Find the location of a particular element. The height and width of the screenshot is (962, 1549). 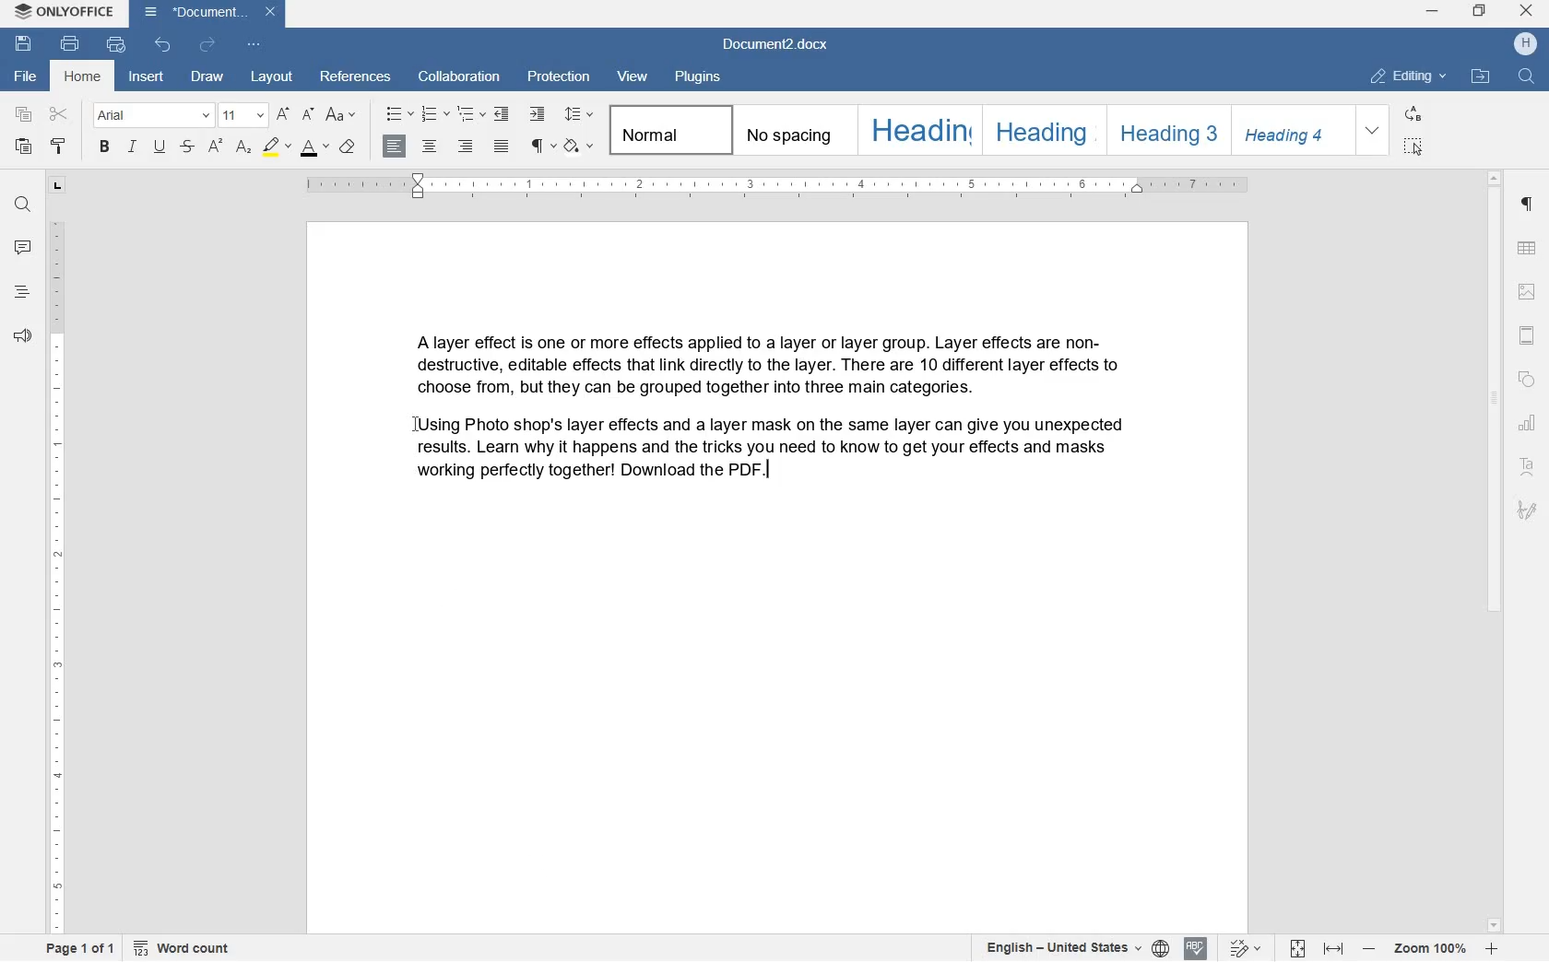

PAGE 1 OF 1 is located at coordinates (80, 948).